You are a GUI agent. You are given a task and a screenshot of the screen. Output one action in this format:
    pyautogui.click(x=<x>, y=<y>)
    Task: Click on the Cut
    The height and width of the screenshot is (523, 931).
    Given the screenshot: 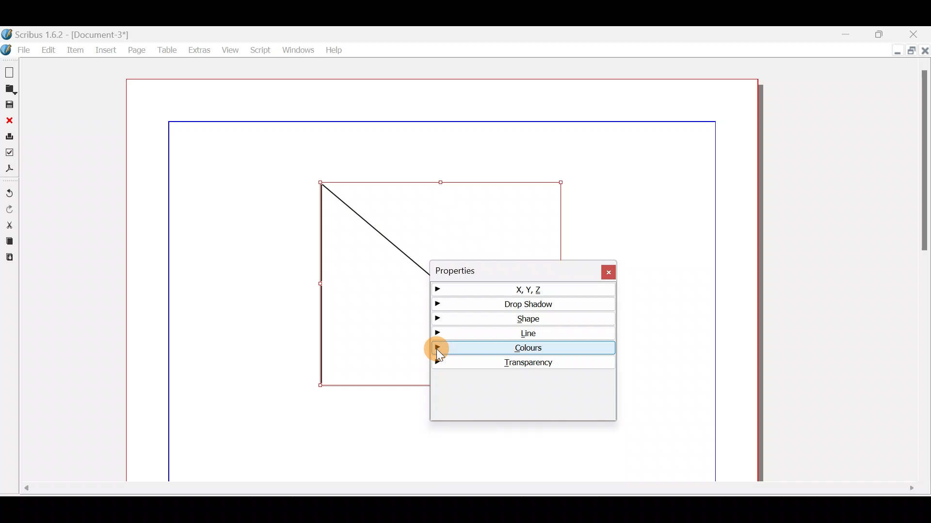 What is the action you would take?
    pyautogui.click(x=9, y=224)
    